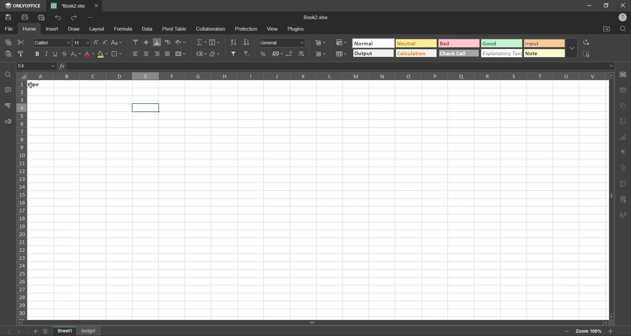 Image resolution: width=631 pixels, height=336 pixels. Describe the element at coordinates (623, 136) in the screenshot. I see `charts` at that location.